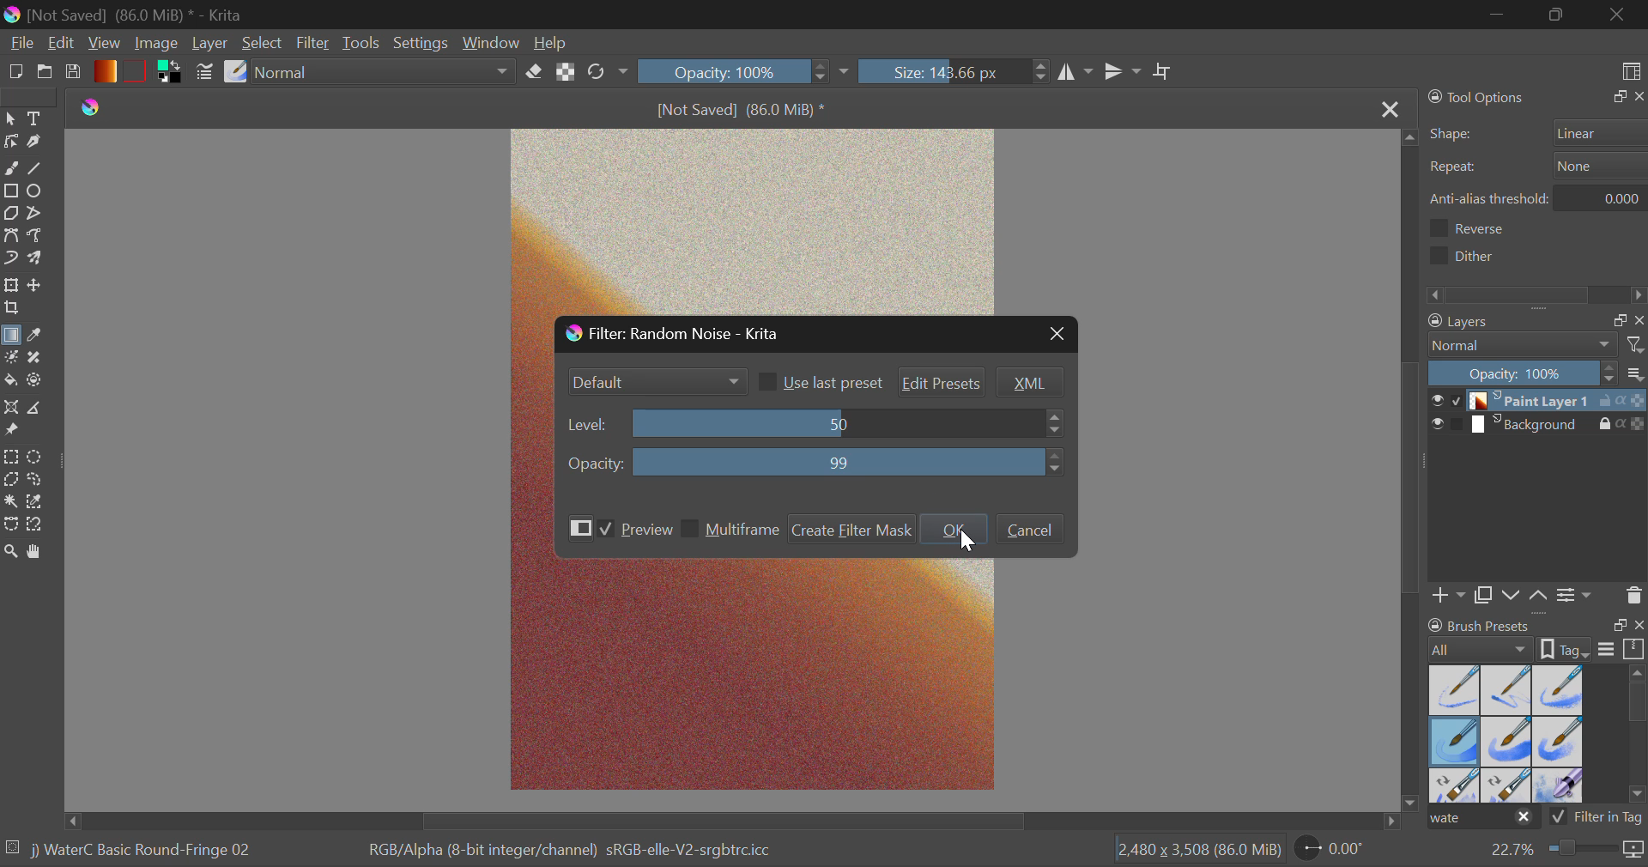 Image resolution: width=1648 pixels, height=867 pixels. Describe the element at coordinates (74, 72) in the screenshot. I see `Save` at that location.